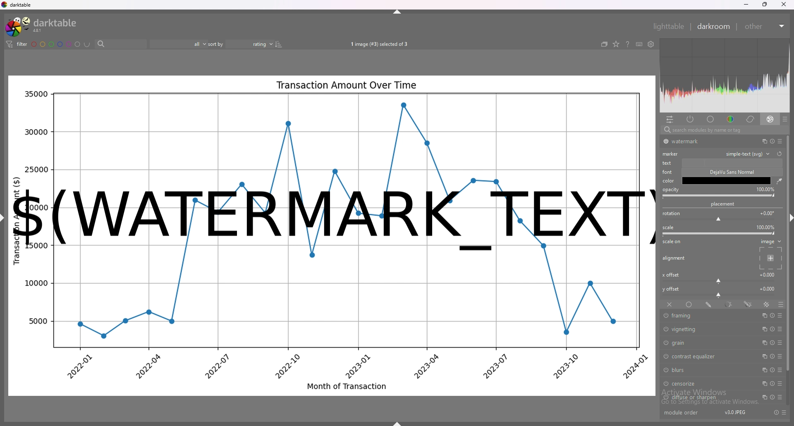 Image resolution: width=794 pixels, height=426 pixels. I want to click on switch off, so click(665, 398).